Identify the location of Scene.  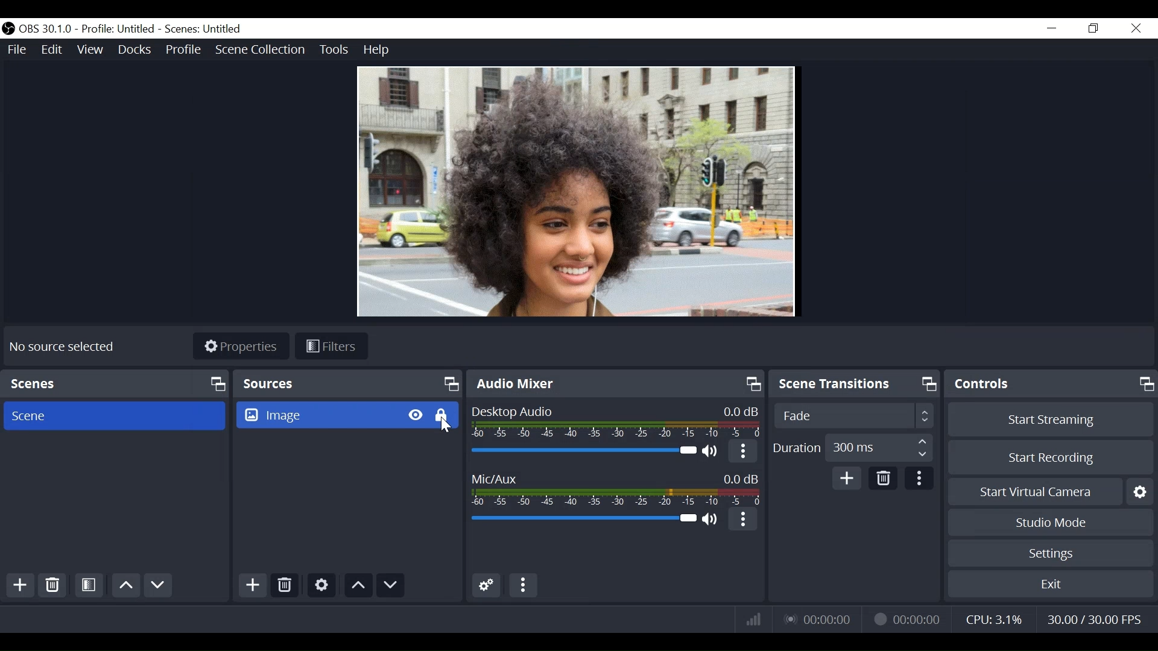
(114, 415).